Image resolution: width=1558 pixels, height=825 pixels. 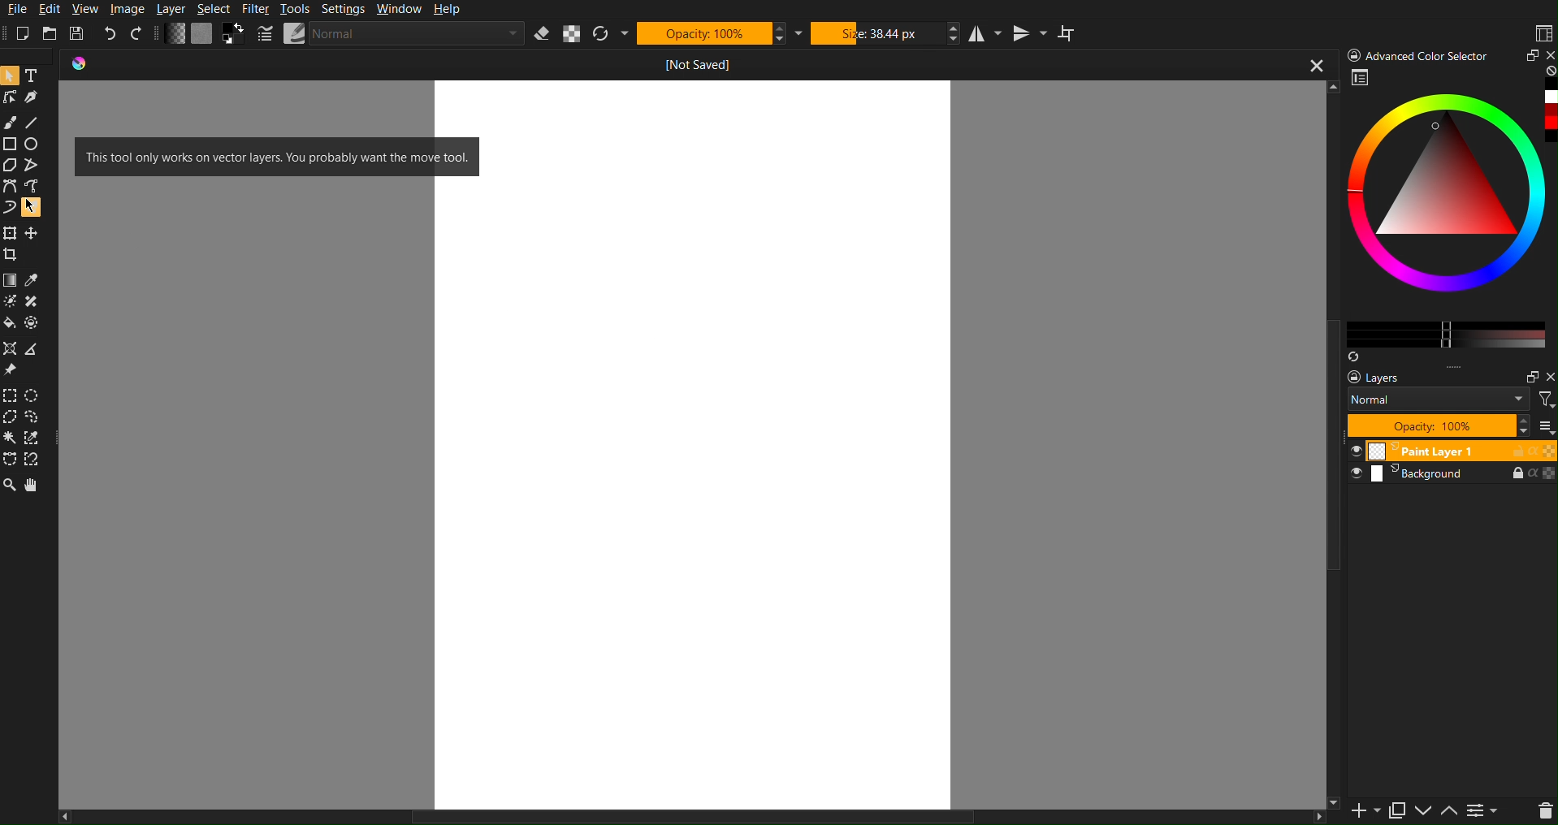 I want to click on none, so click(x=1548, y=71).